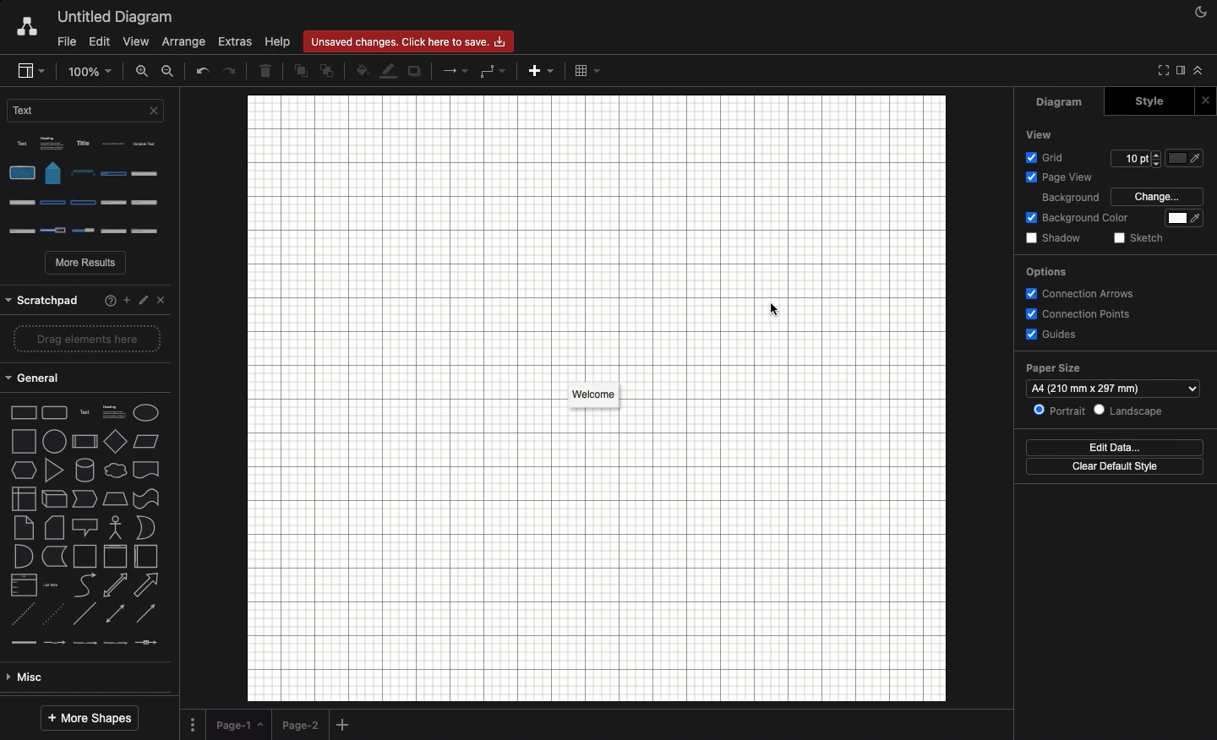  What do you see at coordinates (89, 719) in the screenshot?
I see `More shapes` at bounding box center [89, 719].